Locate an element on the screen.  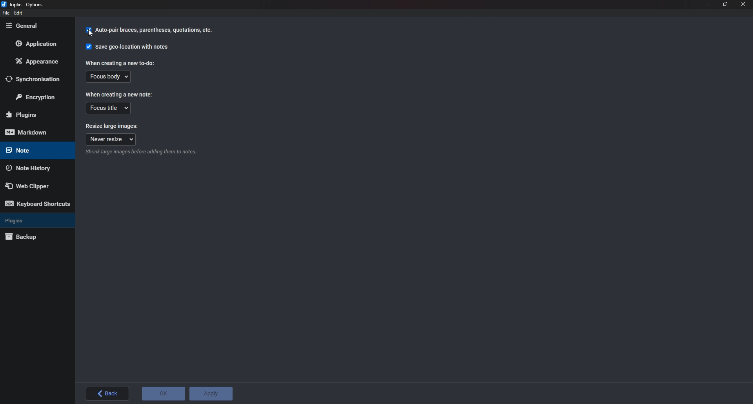
Resize is located at coordinates (726, 5).